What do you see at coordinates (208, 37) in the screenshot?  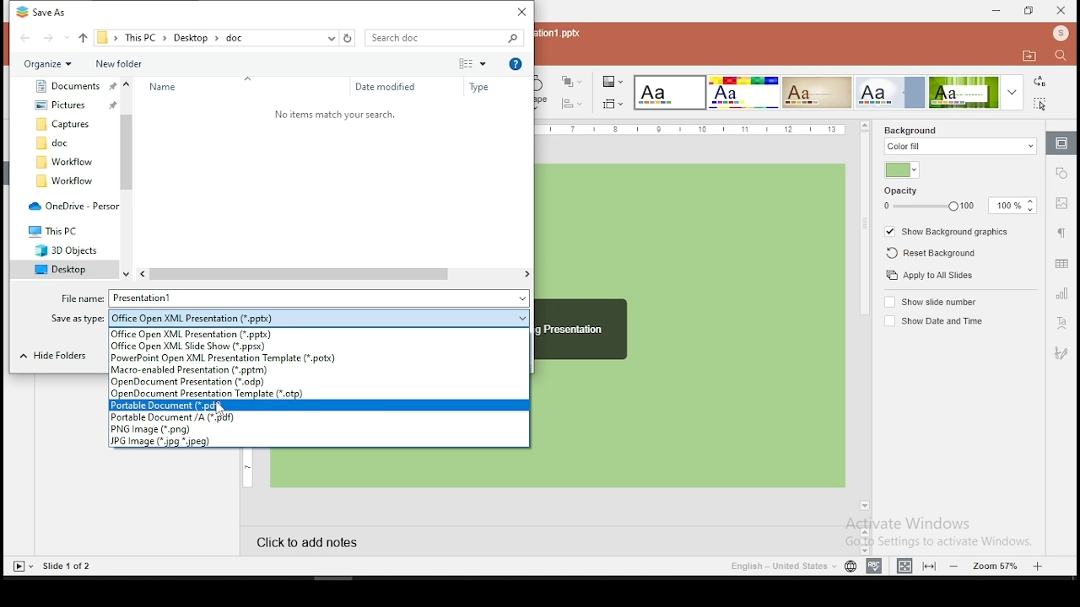 I see `saving path` at bounding box center [208, 37].